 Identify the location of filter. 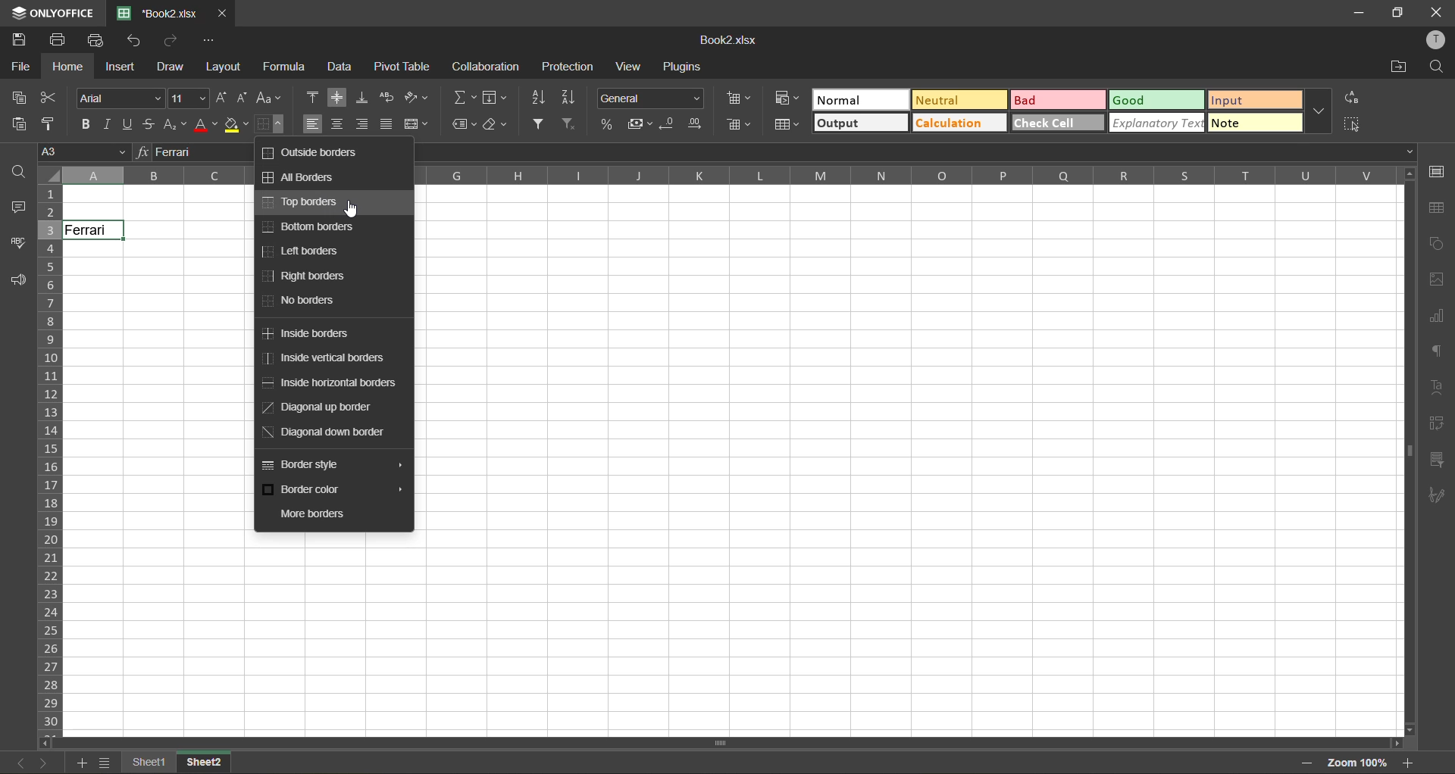
(539, 123).